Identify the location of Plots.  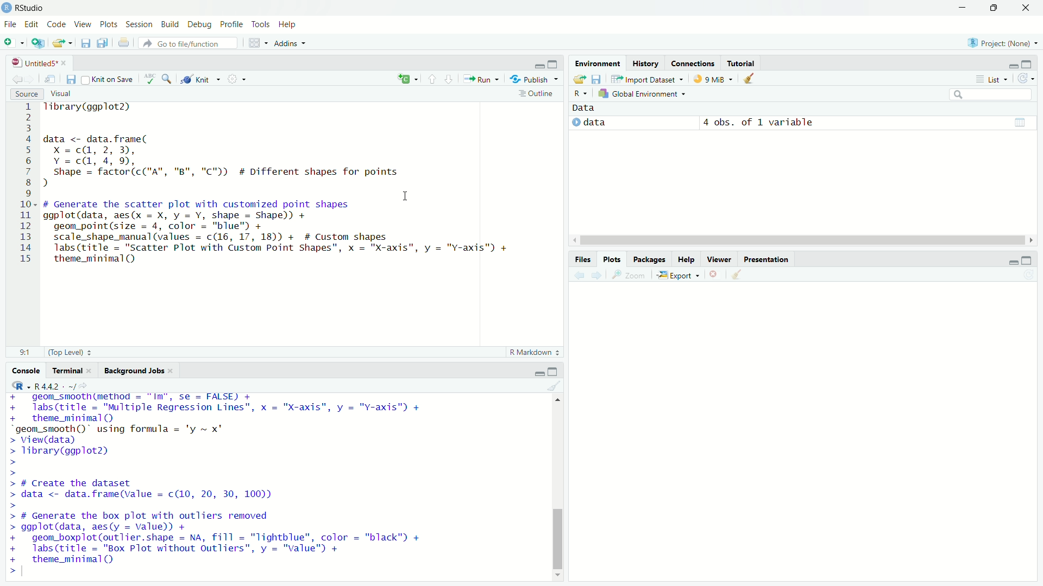
(109, 24).